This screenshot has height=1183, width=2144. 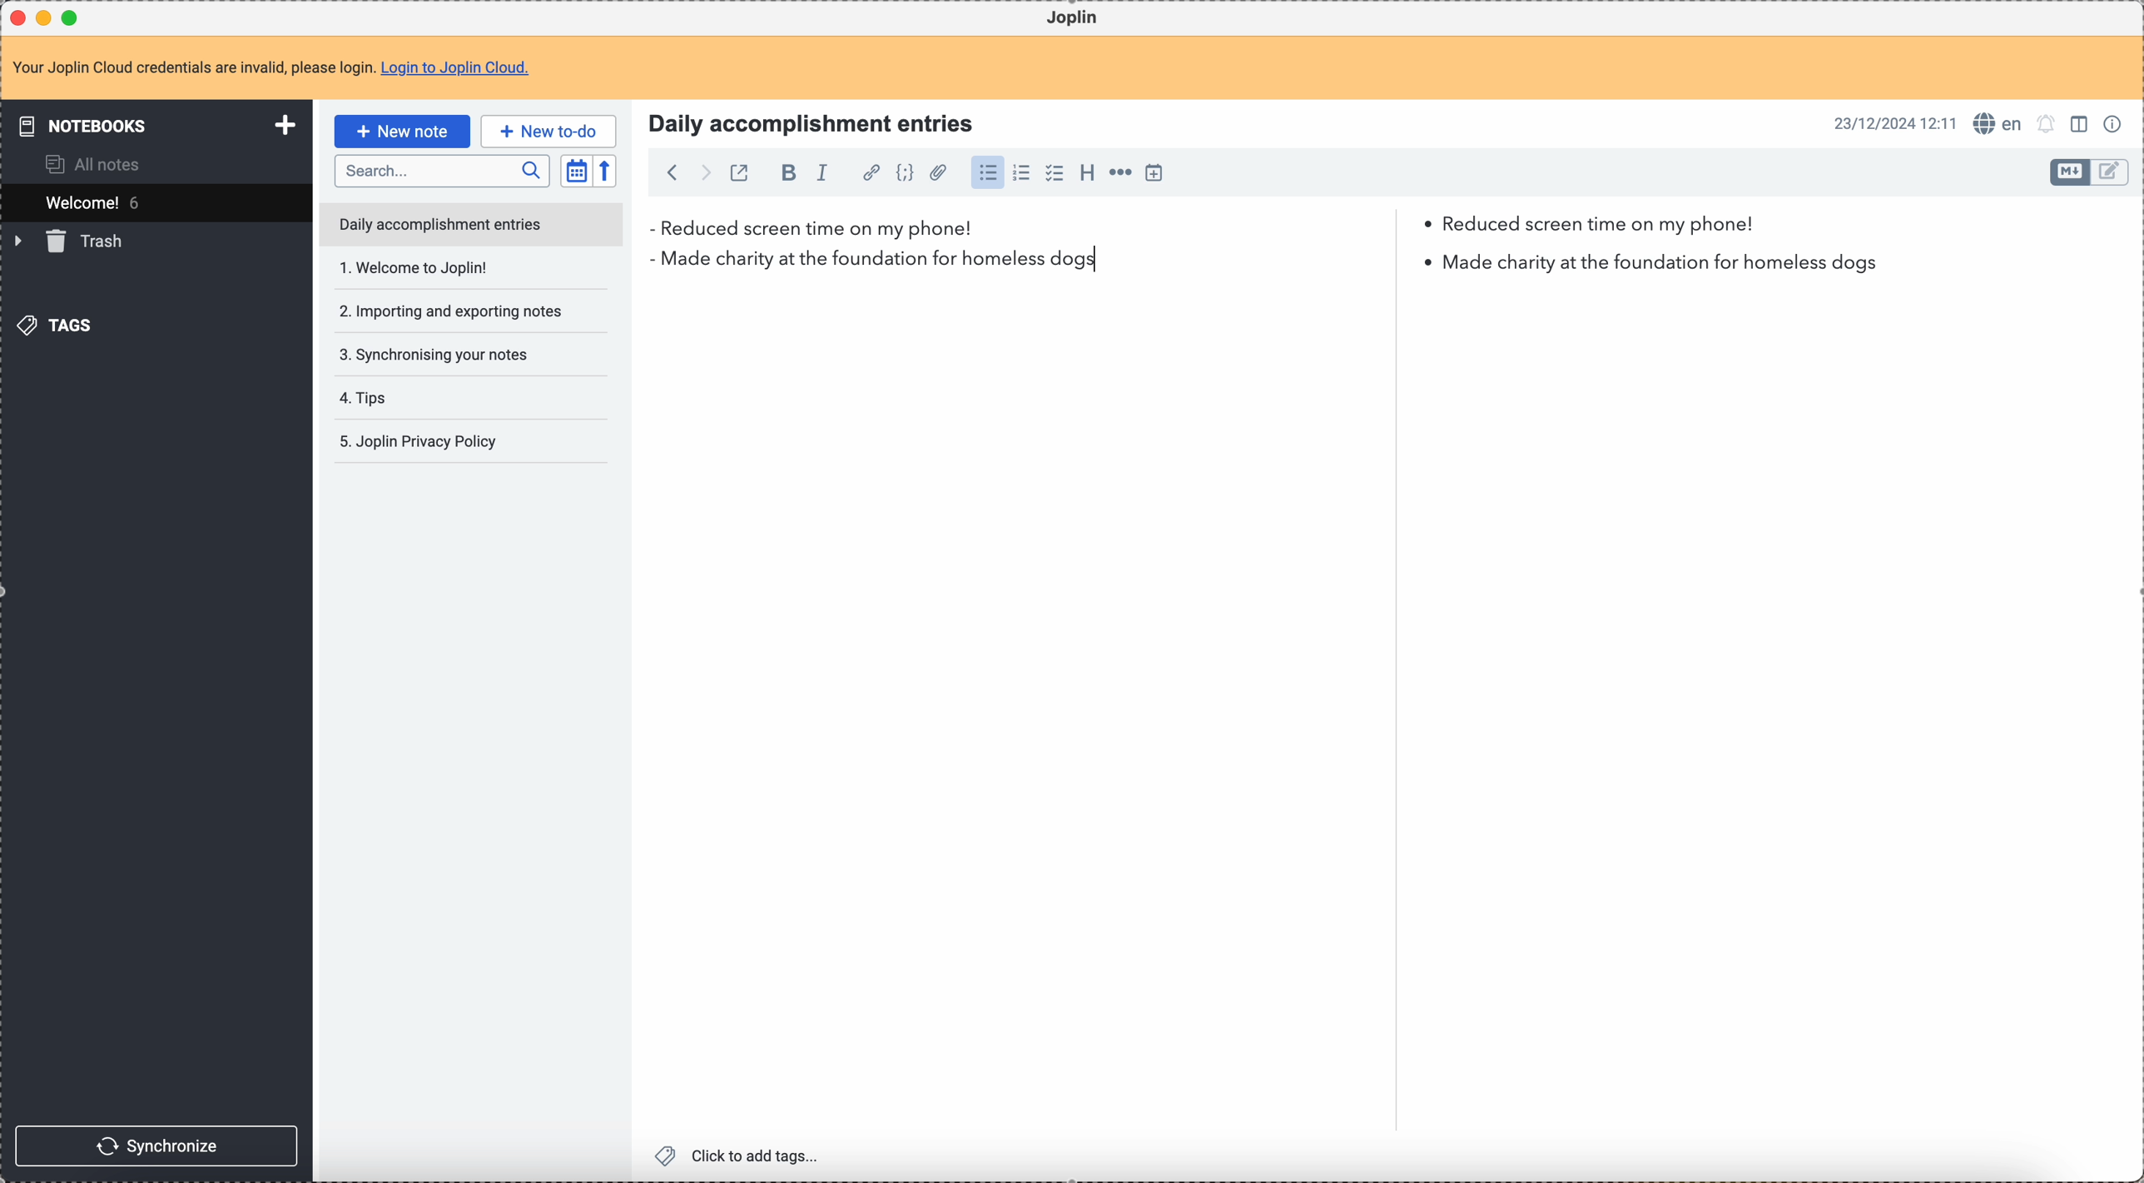 I want to click on click on new note, so click(x=401, y=131).